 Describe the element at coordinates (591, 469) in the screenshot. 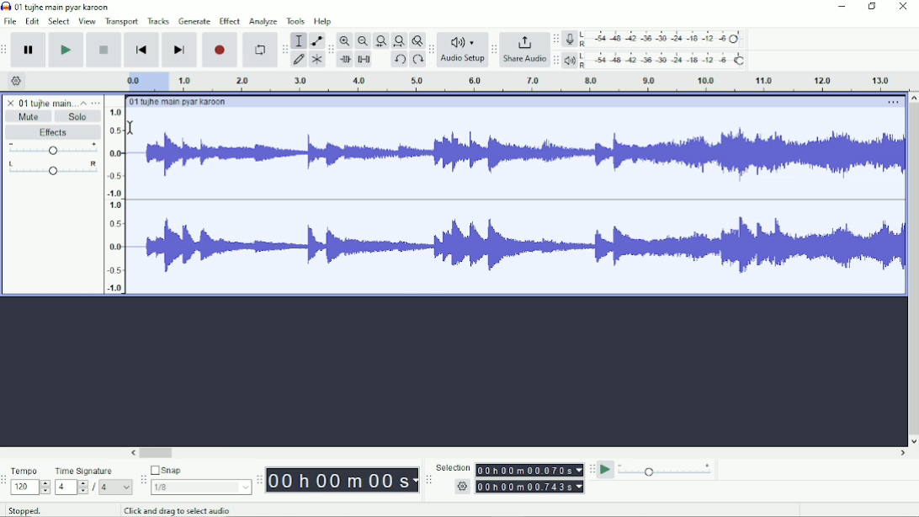

I see `Audacity play-at-speed toolbar` at that location.